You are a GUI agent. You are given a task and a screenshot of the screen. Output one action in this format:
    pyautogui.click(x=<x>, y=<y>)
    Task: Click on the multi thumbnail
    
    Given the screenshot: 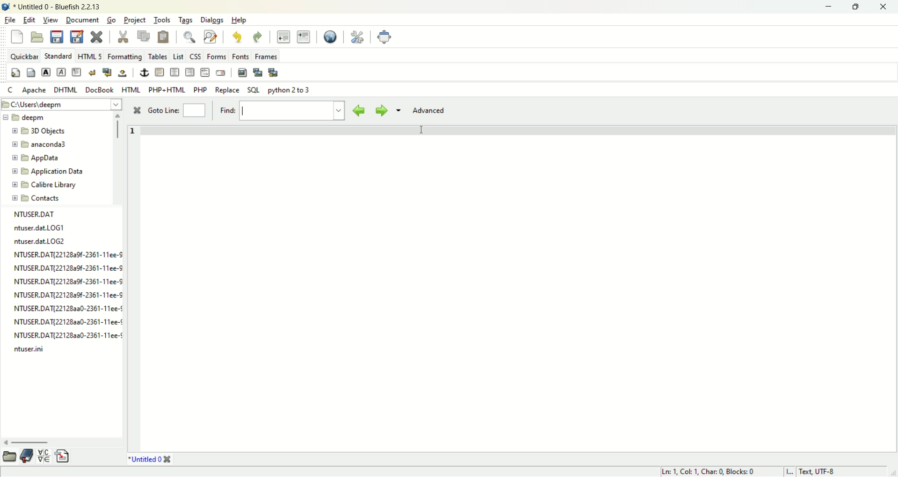 What is the action you would take?
    pyautogui.click(x=273, y=72)
    